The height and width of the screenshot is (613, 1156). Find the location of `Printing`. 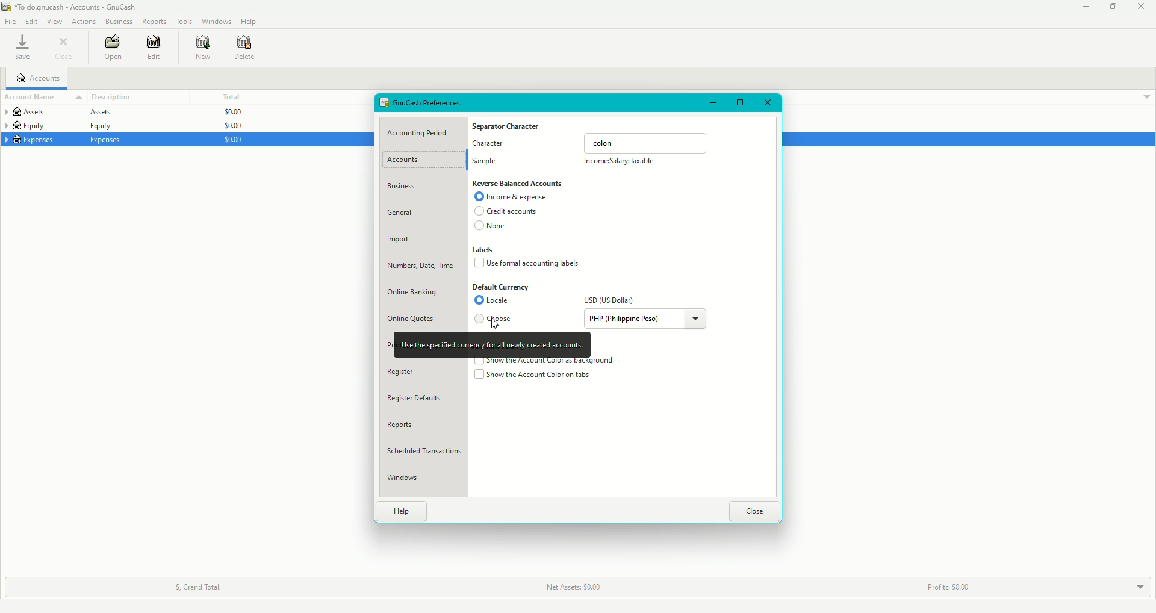

Printing is located at coordinates (390, 343).